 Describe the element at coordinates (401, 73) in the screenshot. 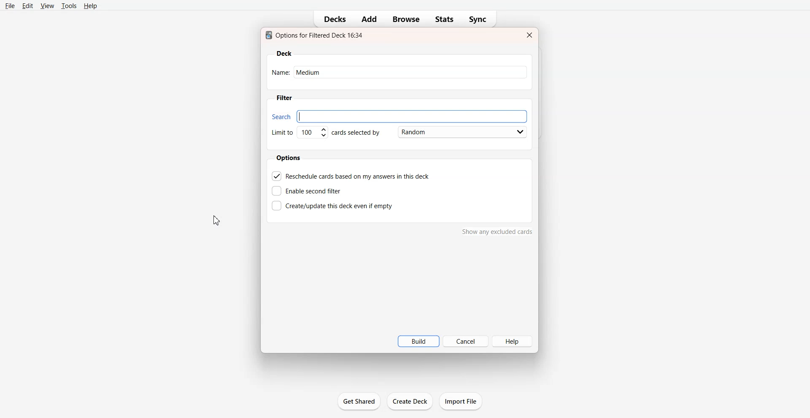

I see `Name: hard` at that location.